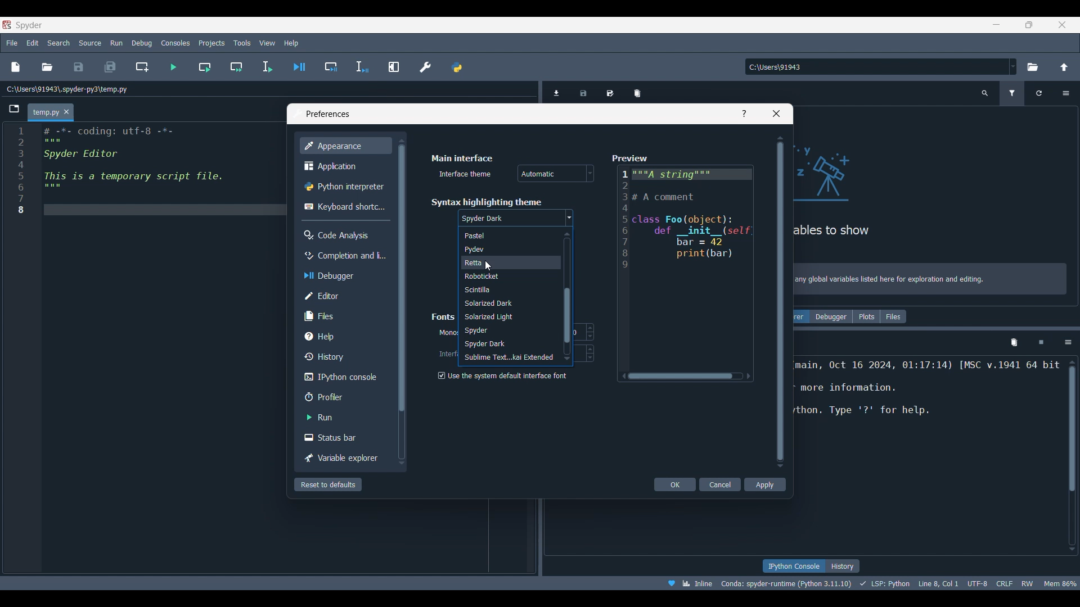 This screenshot has width=1080, height=607. Describe the element at coordinates (66, 112) in the screenshot. I see `Close tab` at that location.